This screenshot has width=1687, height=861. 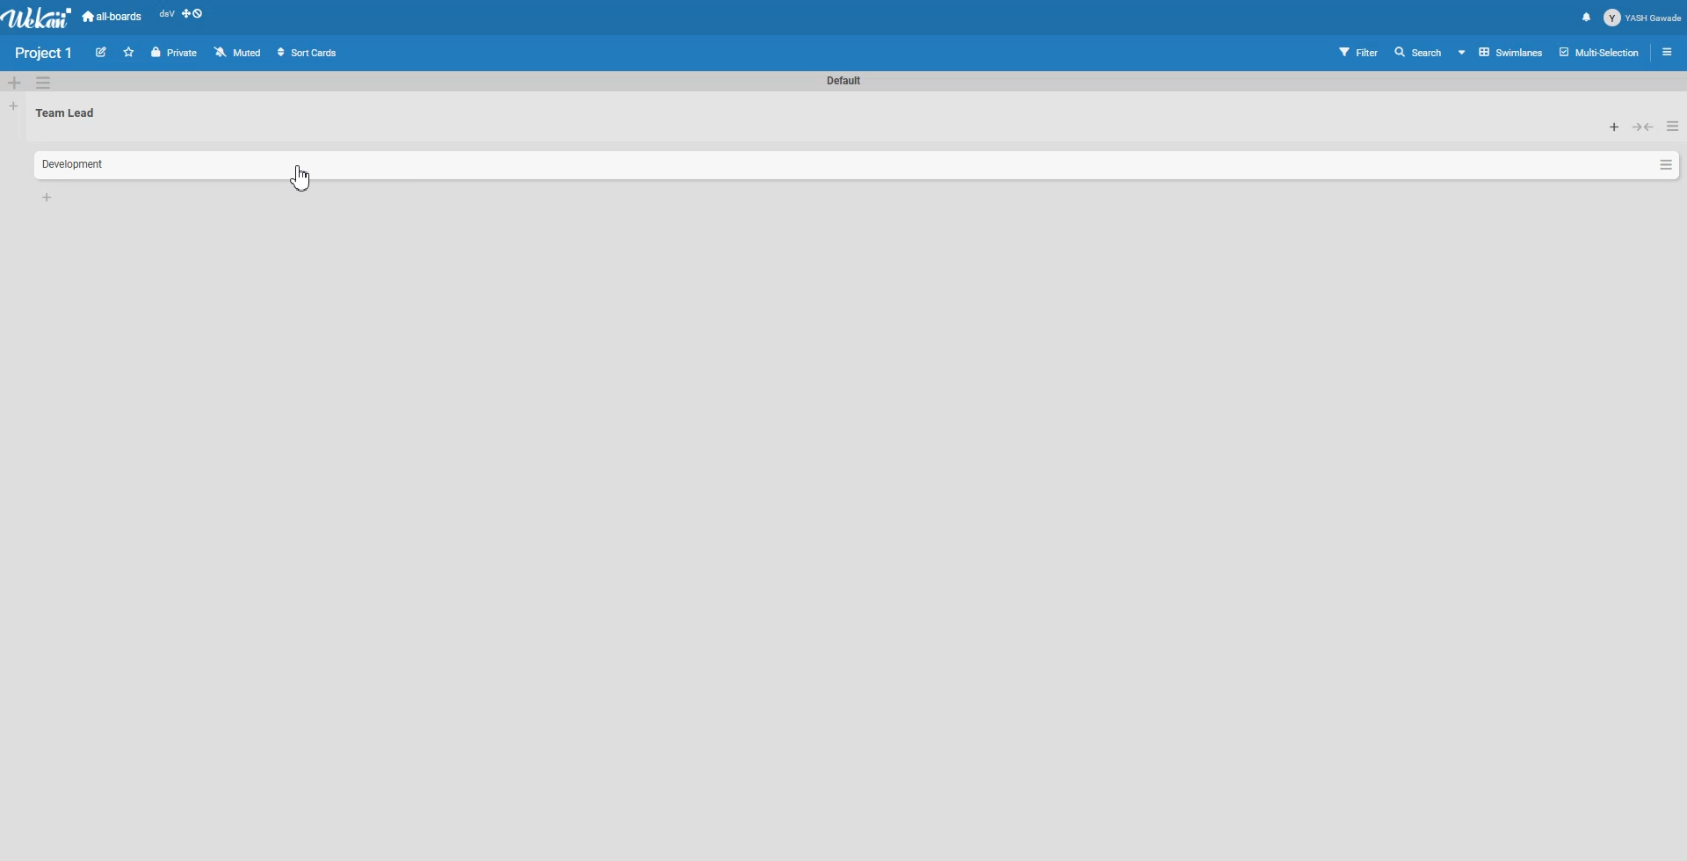 I want to click on Multi section, so click(x=1601, y=52).